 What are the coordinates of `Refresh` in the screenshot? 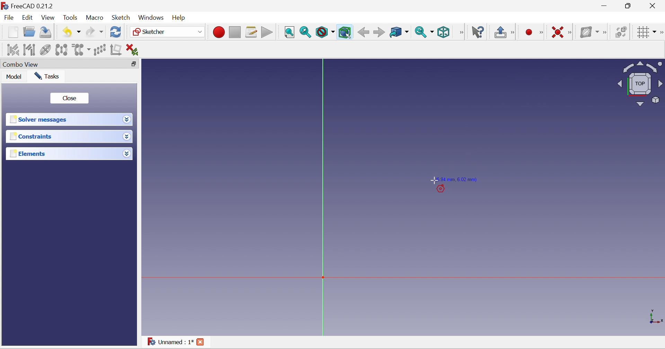 It's located at (116, 32).